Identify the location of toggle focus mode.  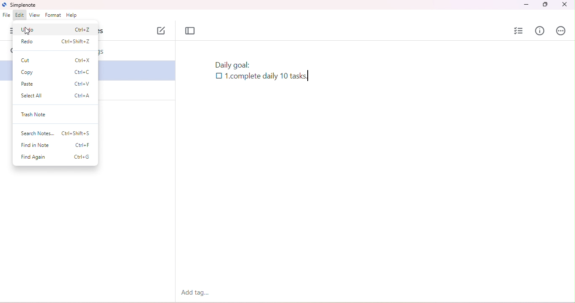
(190, 31).